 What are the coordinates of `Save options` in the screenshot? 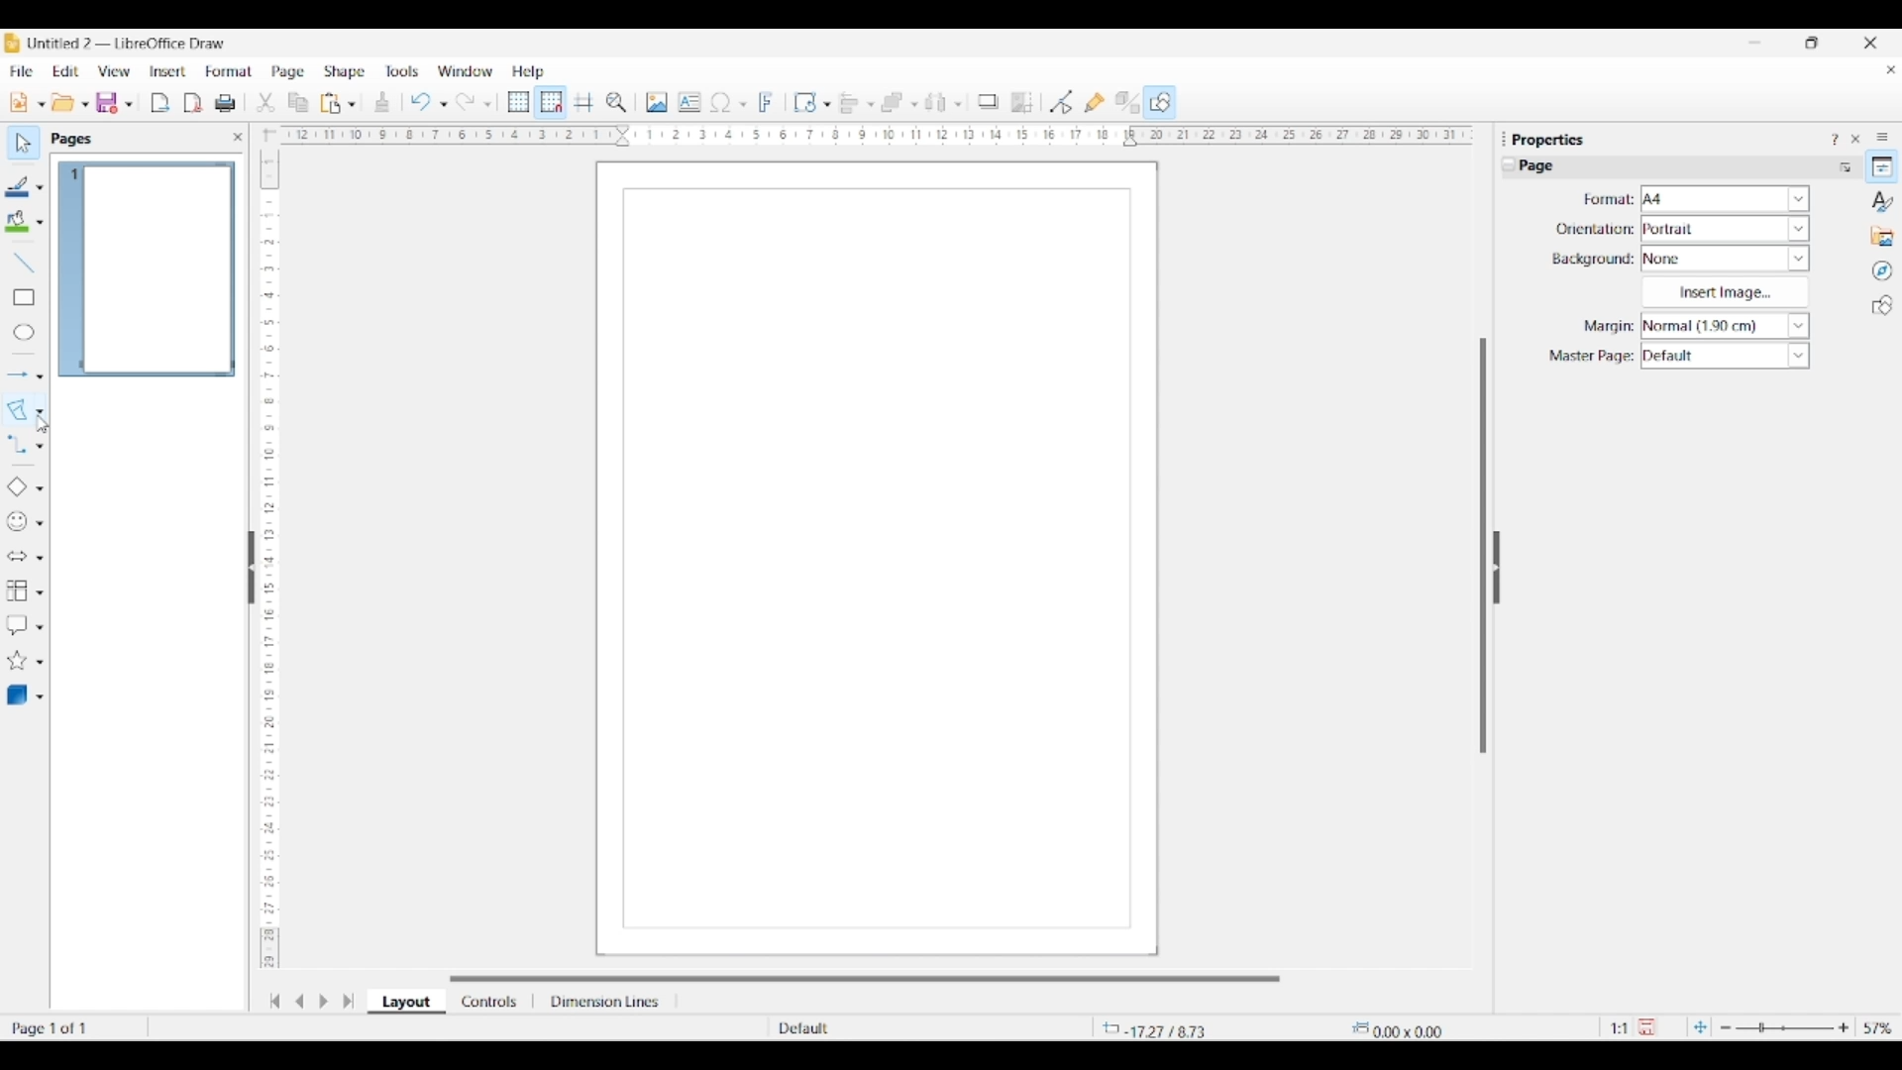 It's located at (129, 105).